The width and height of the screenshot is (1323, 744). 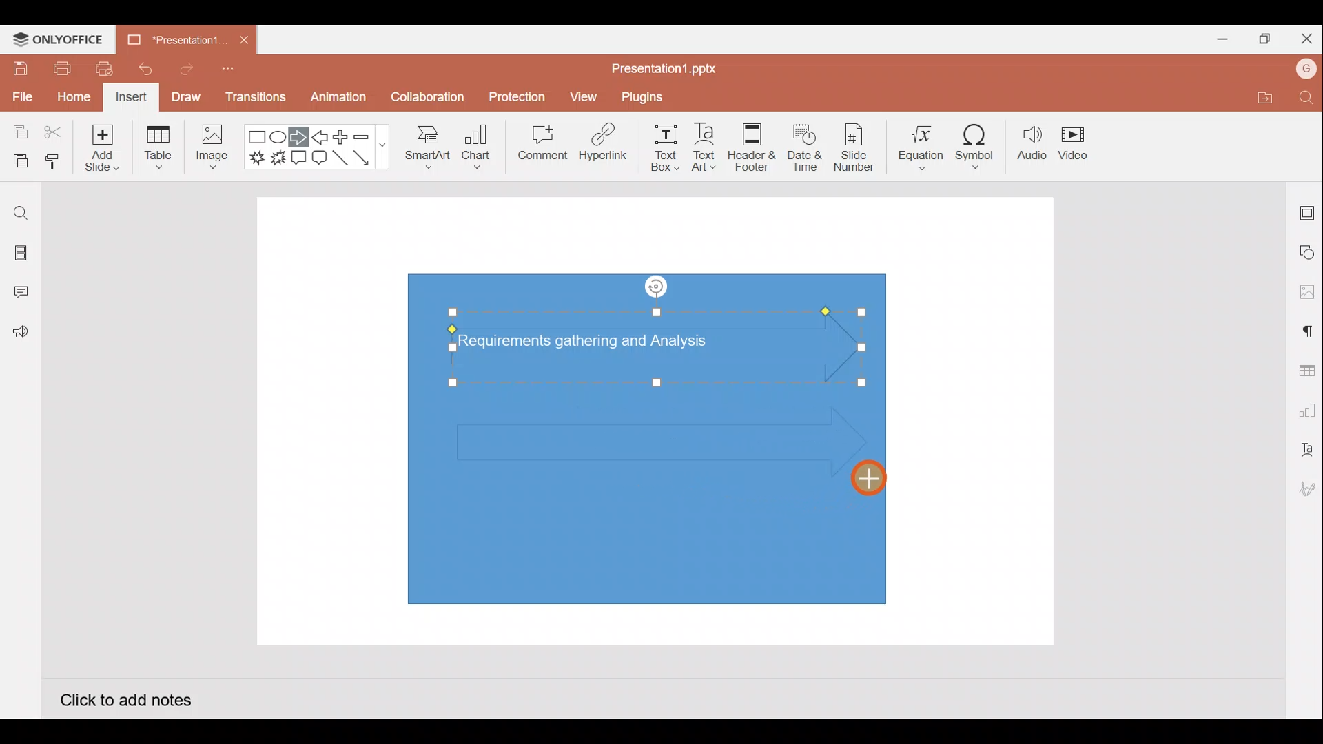 What do you see at coordinates (1306, 450) in the screenshot?
I see `Text Art settings` at bounding box center [1306, 450].